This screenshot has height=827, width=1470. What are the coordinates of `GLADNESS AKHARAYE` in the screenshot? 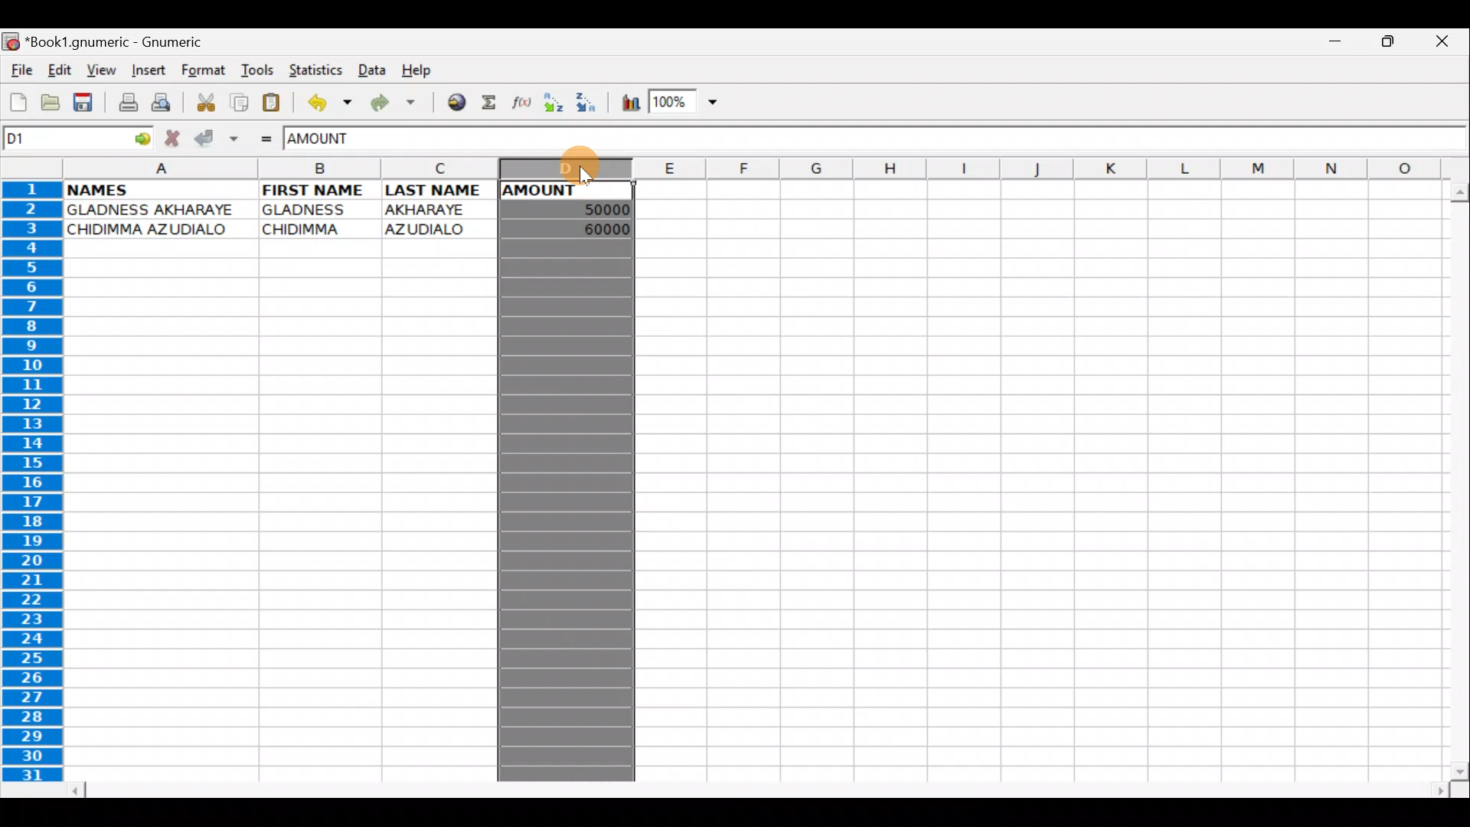 It's located at (156, 209).